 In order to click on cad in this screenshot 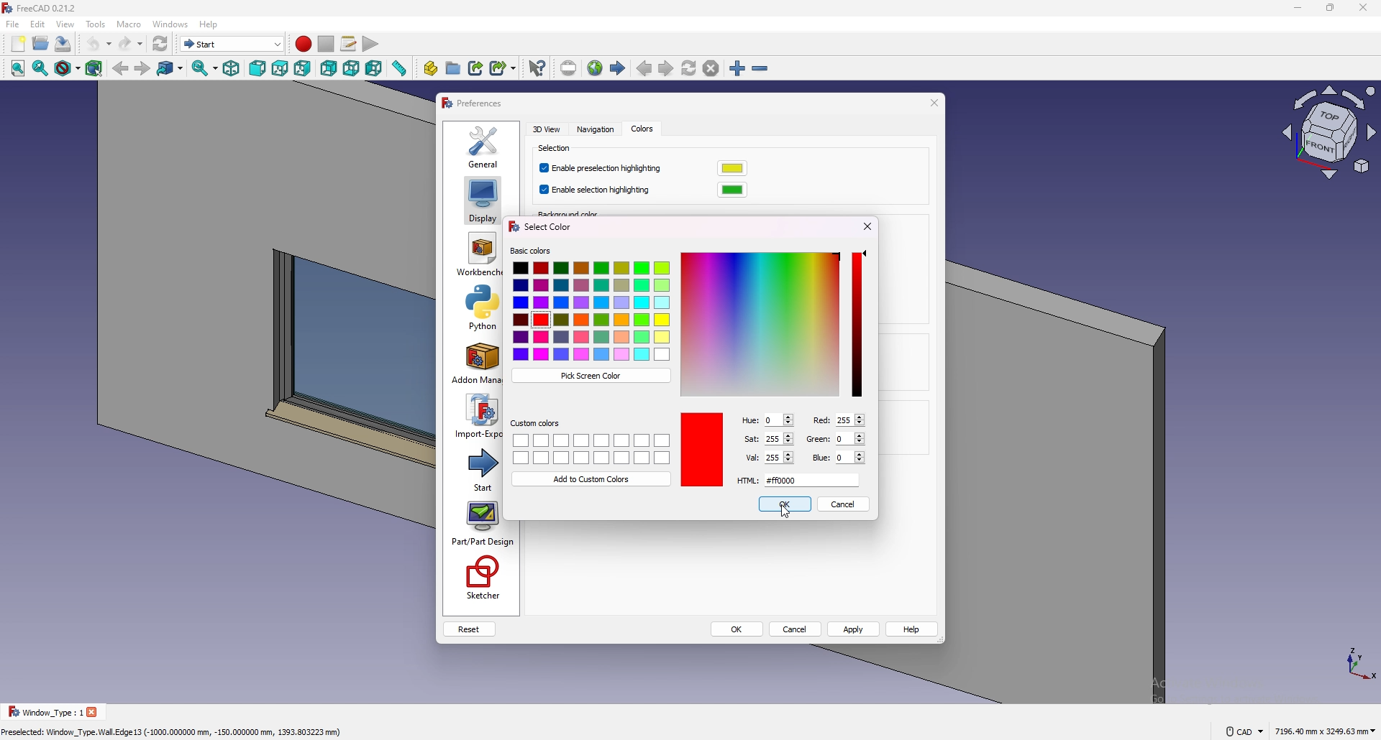, I will do `click(1244, 730)`.